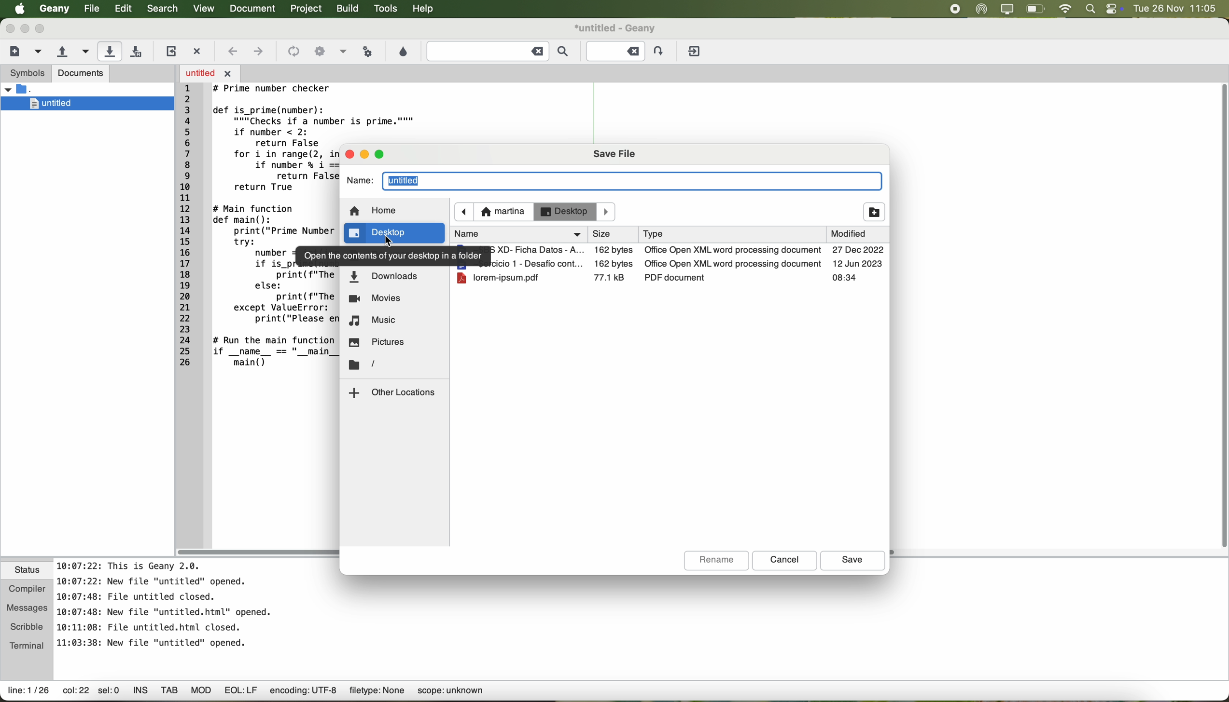 The image size is (1229, 702). I want to click on terminal, so click(28, 646).